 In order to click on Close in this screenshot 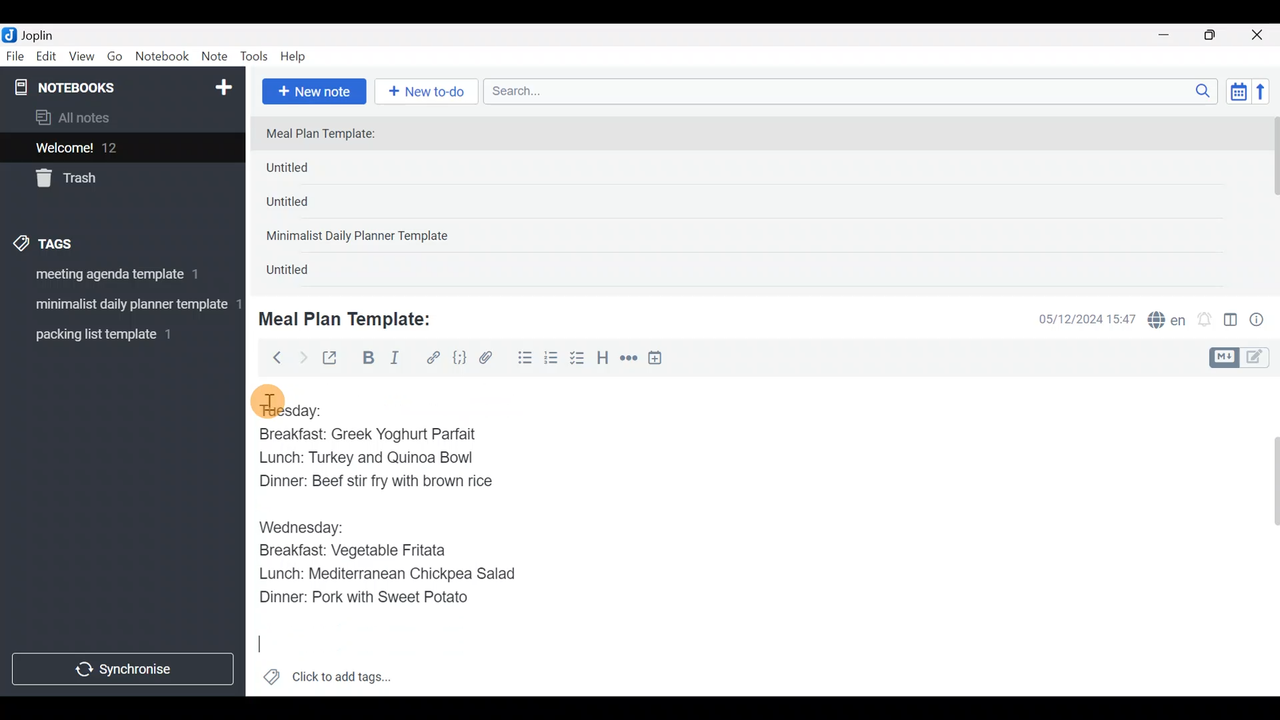, I will do `click(1259, 36)`.